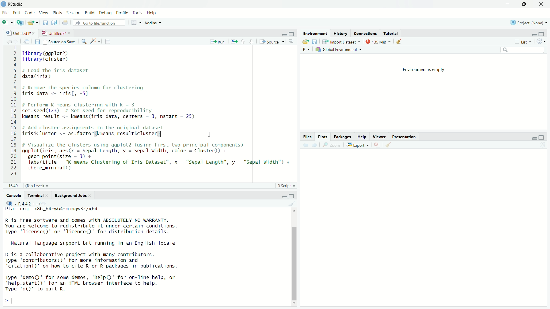 The width and height of the screenshot is (550, 309). What do you see at coordinates (112, 284) in the screenshot?
I see `Type 'demo()' for some demos, 'help()' for on-Tine help, or
"help.start()' for an HTML browser interface to help.
Type 'q()' to quit R.` at bounding box center [112, 284].